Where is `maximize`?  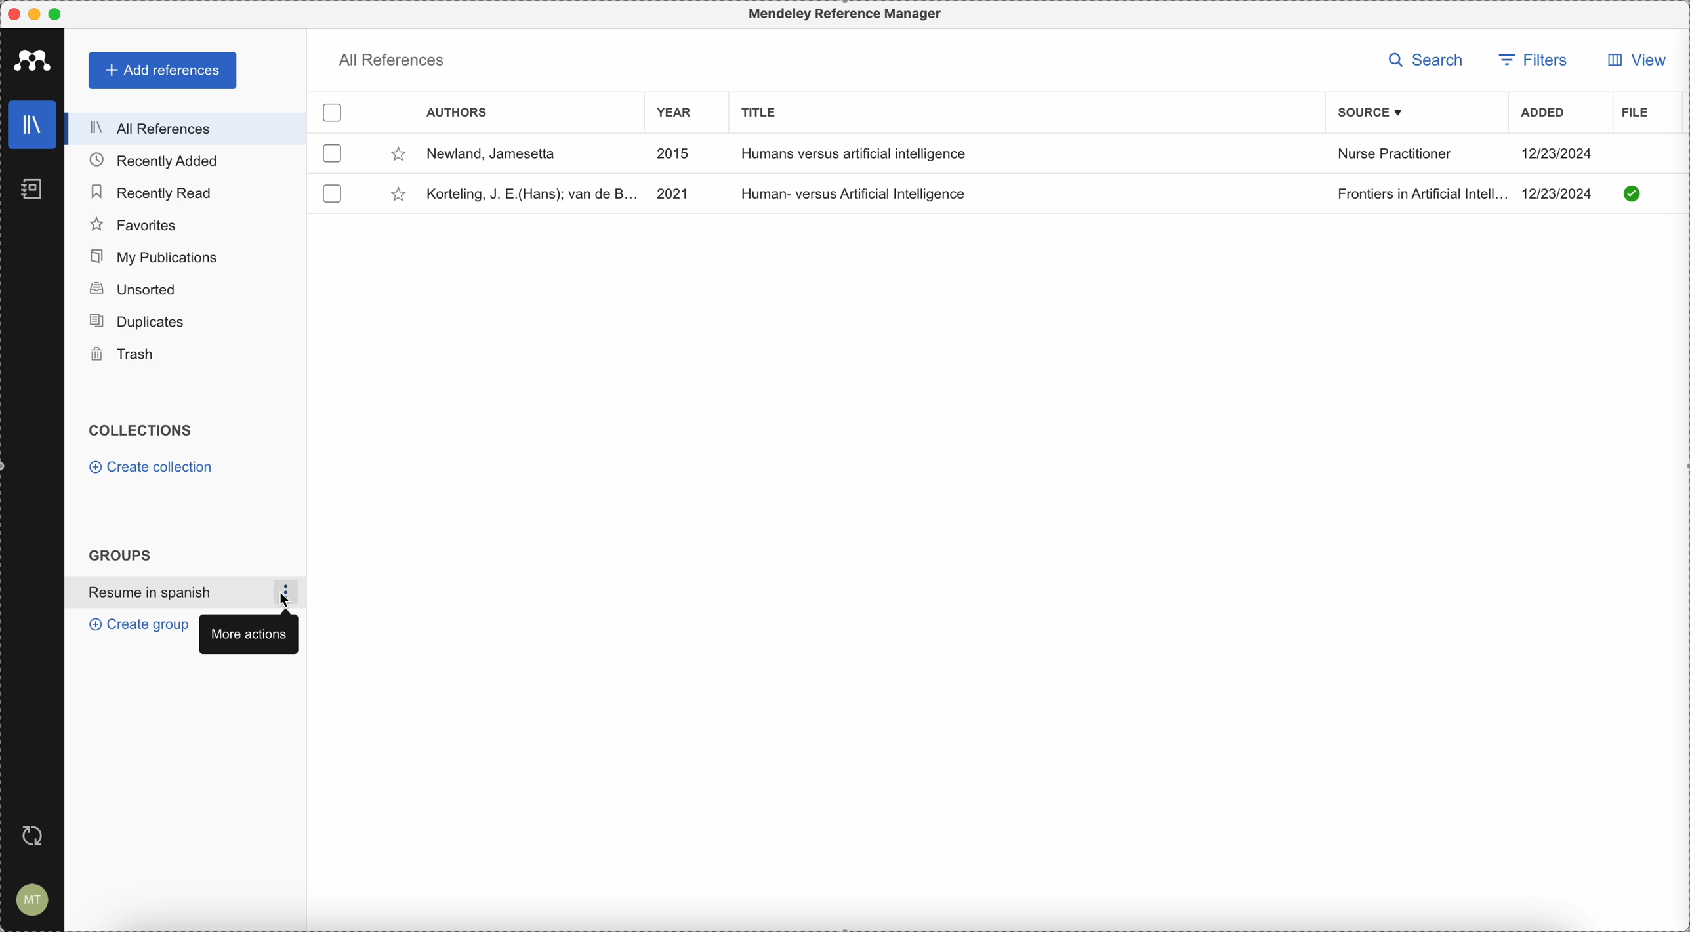 maximize is located at coordinates (60, 13).